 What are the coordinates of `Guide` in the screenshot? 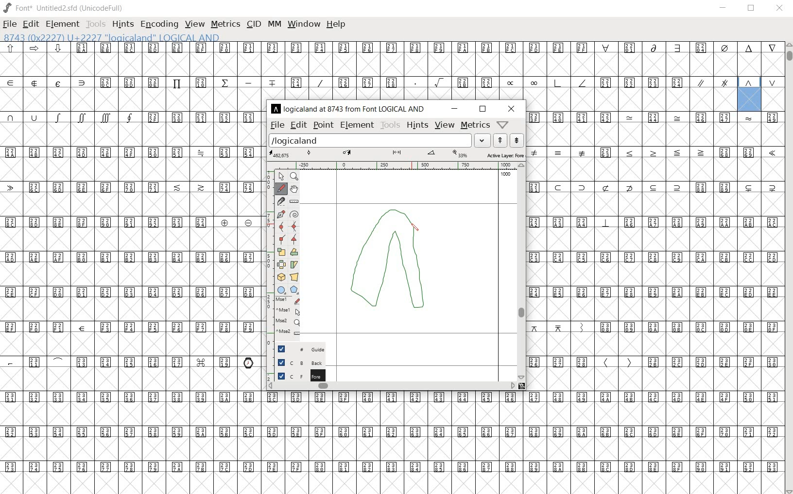 It's located at (299, 349).